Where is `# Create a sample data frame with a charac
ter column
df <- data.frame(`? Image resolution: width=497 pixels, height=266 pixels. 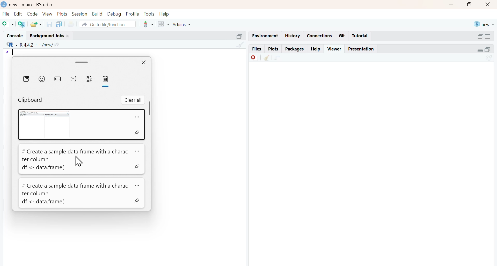 # Create a sample data frame with a charac
ter column
df <- data.frame( is located at coordinates (75, 194).